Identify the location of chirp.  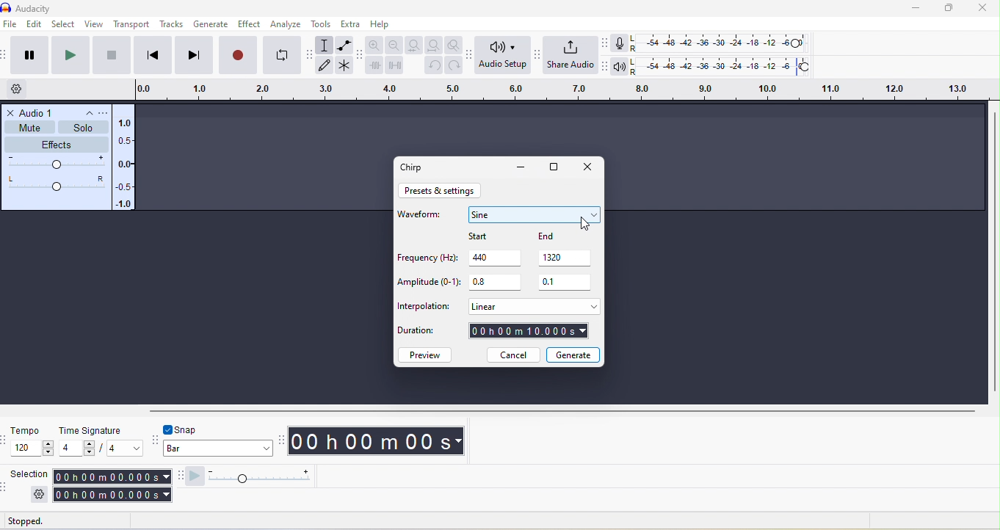
(415, 167).